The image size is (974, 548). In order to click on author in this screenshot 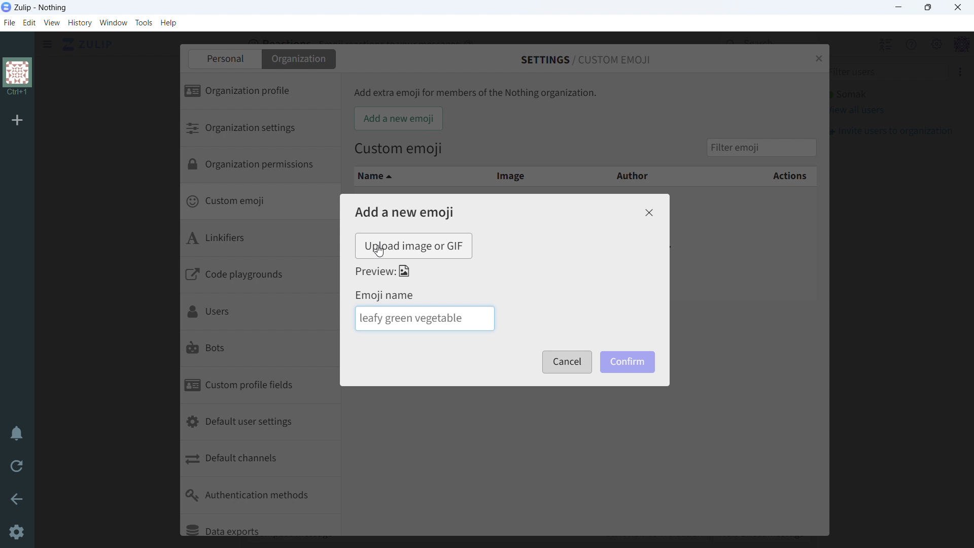, I will do `click(625, 177)`.